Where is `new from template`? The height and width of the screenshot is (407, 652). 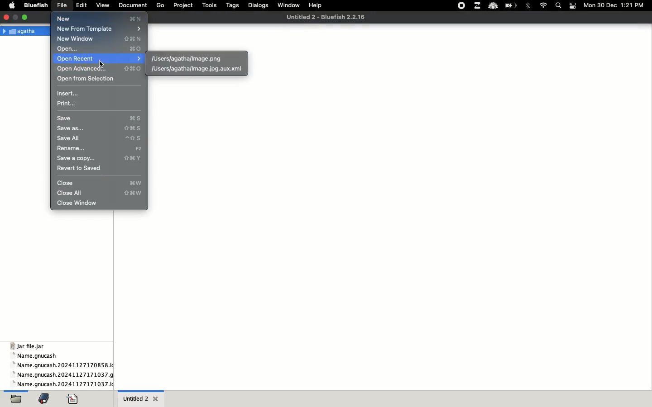
new from template is located at coordinates (100, 28).